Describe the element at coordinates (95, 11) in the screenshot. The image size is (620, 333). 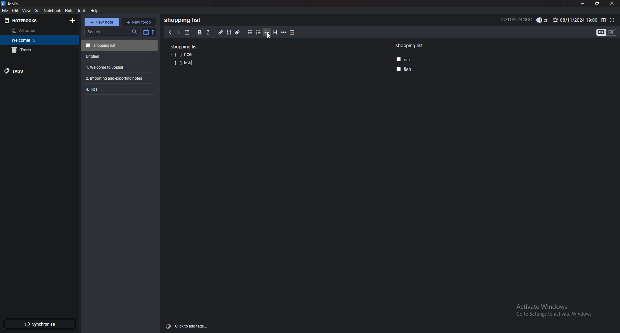
I see `help` at that location.